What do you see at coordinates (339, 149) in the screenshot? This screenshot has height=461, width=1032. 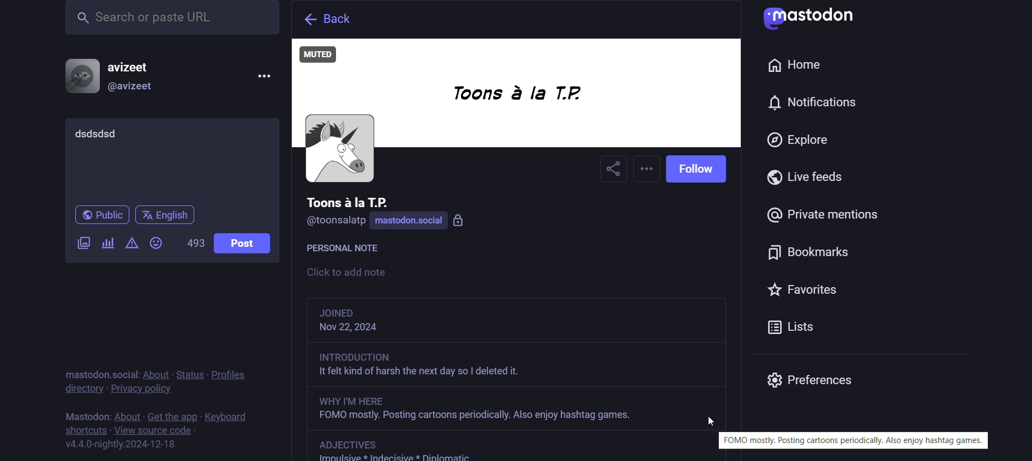 I see `profile picture` at bounding box center [339, 149].